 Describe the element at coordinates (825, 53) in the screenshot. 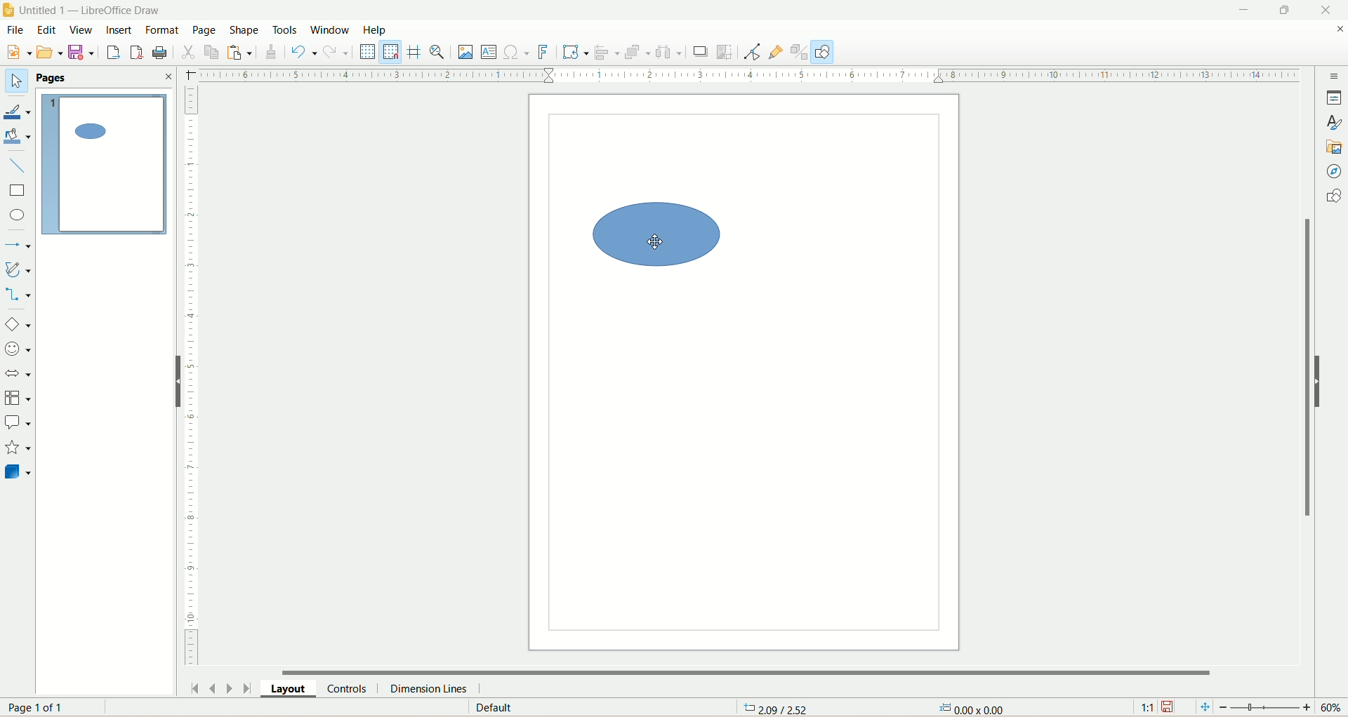

I see `draw function` at that location.